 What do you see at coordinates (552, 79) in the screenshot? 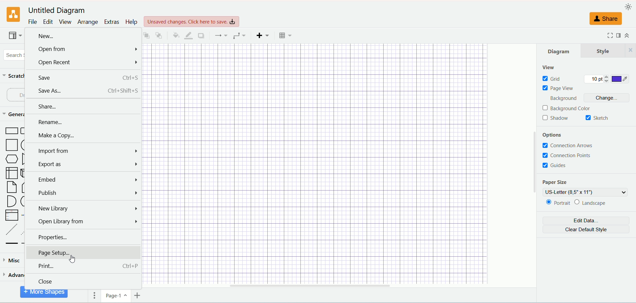
I see `grid` at bounding box center [552, 79].